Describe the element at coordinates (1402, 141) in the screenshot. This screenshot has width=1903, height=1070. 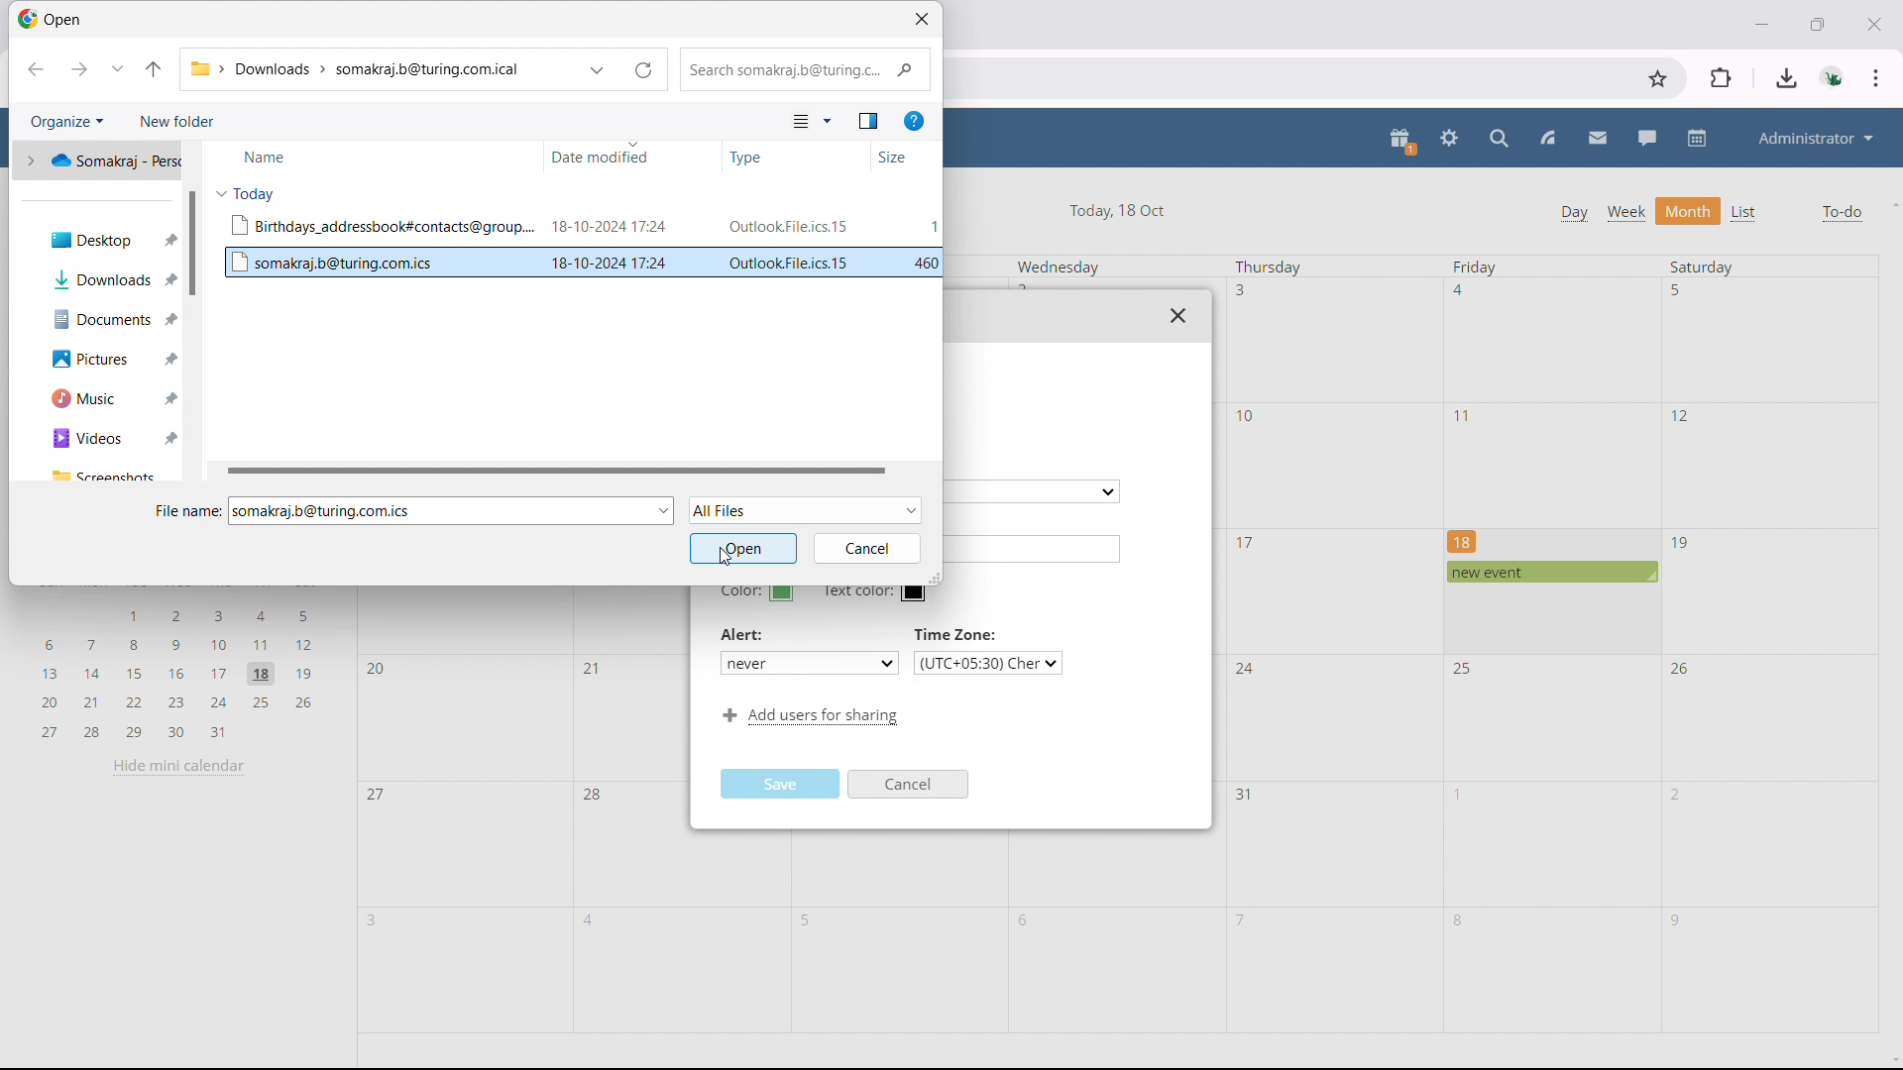
I see `present` at that location.